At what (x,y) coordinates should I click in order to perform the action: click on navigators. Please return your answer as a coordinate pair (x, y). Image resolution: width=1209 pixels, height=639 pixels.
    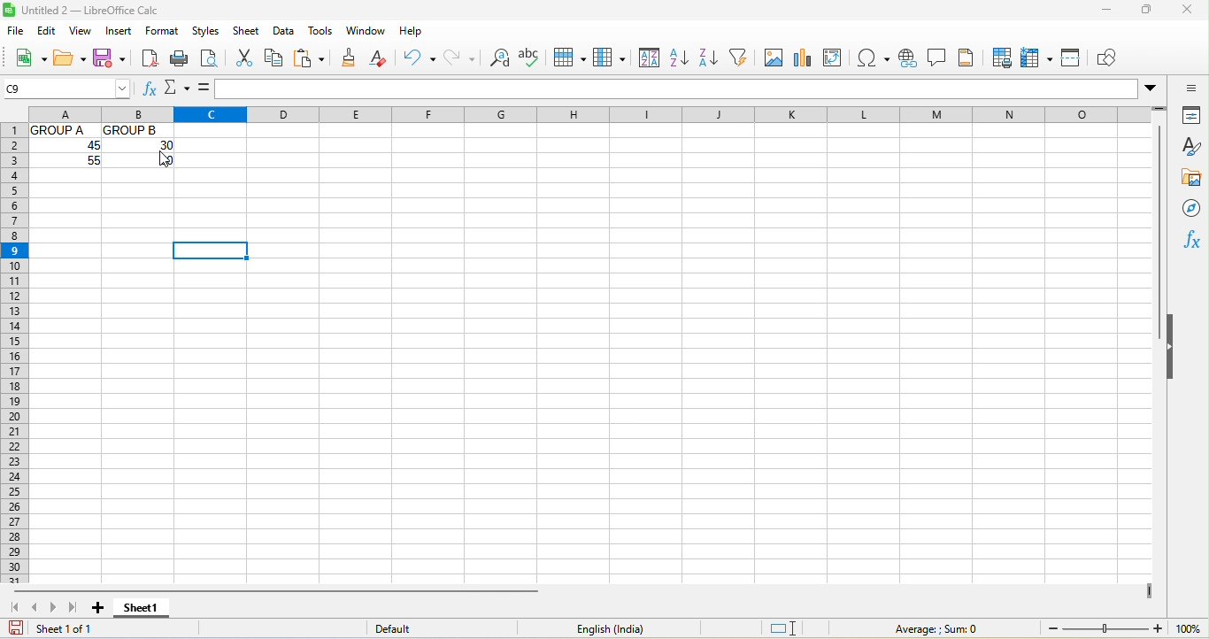
    Looking at the image, I should click on (1192, 208).